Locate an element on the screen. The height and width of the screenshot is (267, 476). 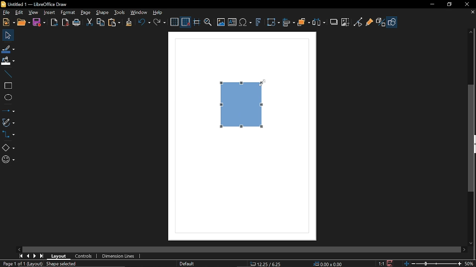
Cut is located at coordinates (89, 22).